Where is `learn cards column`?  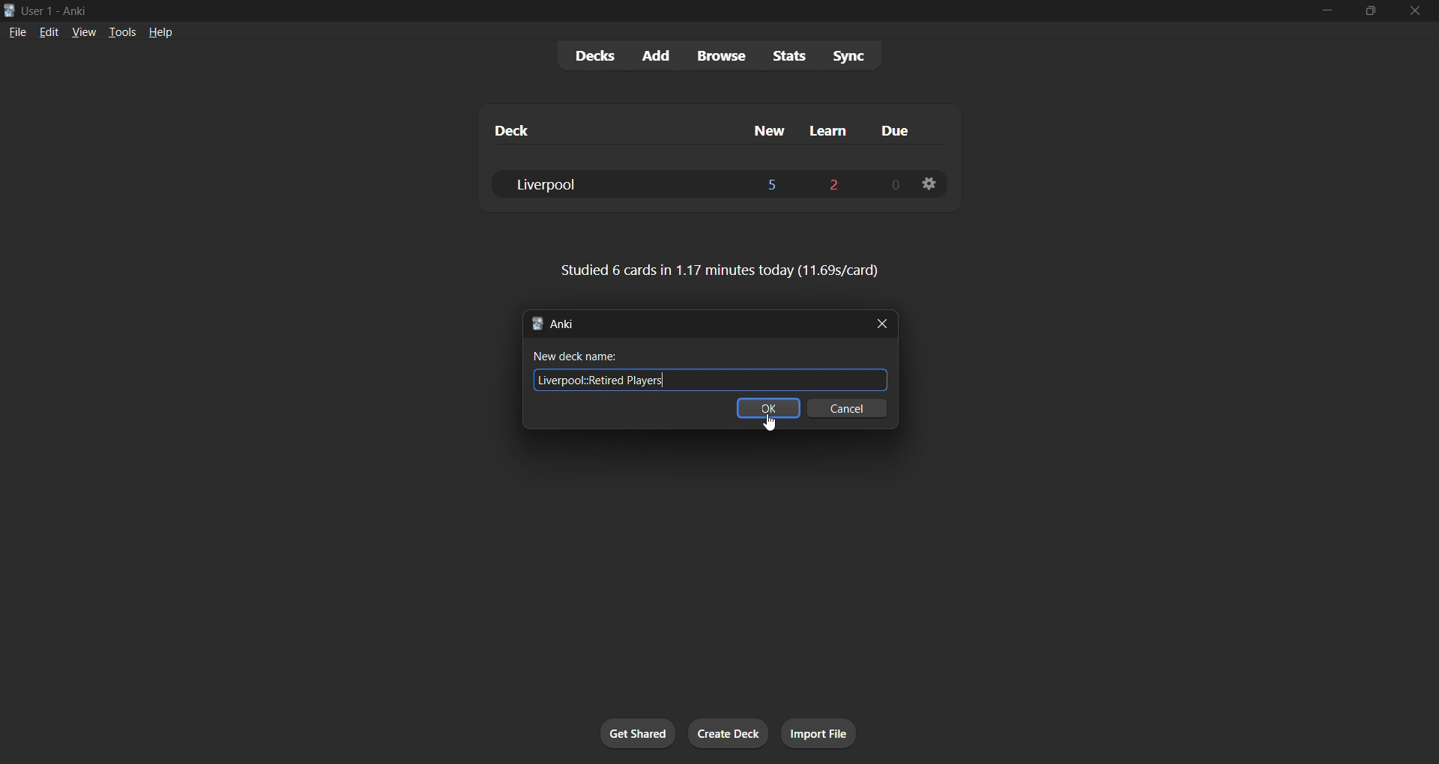 learn cards column is located at coordinates (838, 132).